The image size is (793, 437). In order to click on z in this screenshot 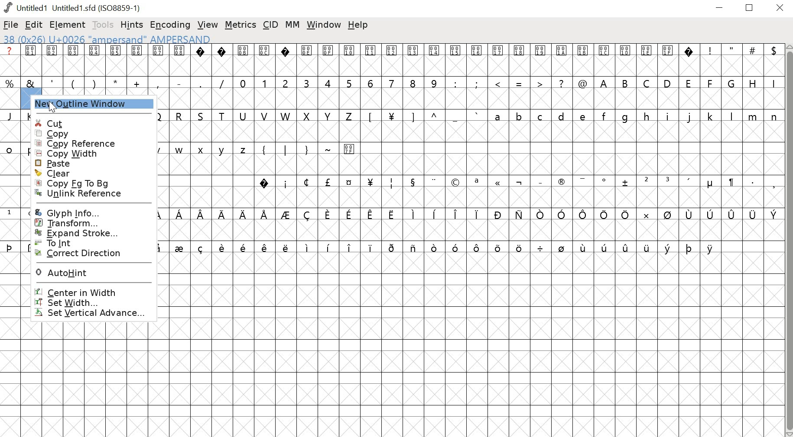, I will do `click(244, 148)`.